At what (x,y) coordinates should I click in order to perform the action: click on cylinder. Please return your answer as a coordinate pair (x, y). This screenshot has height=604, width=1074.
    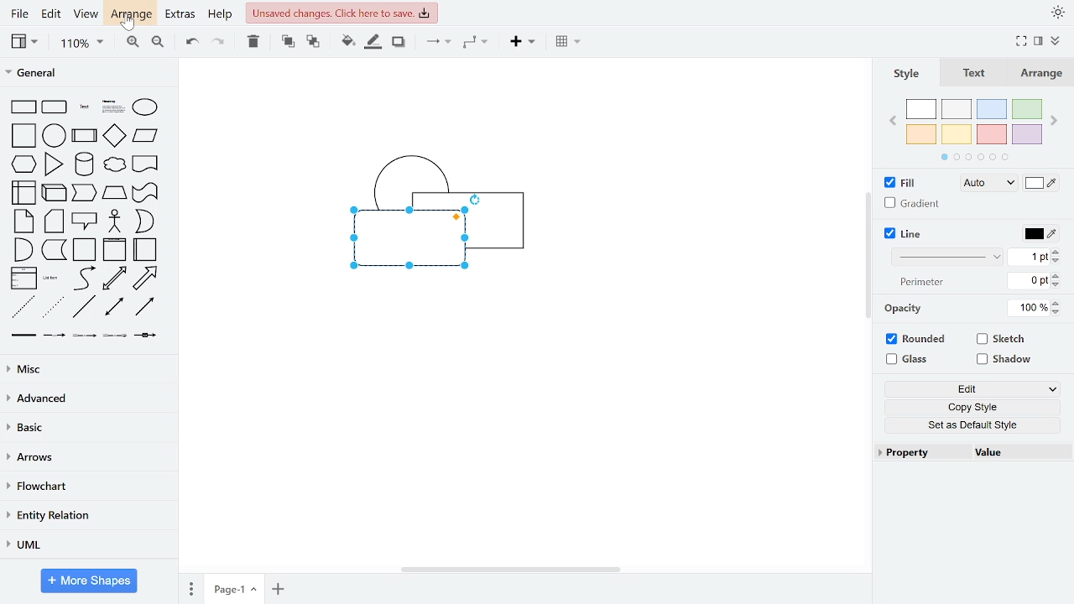
    Looking at the image, I should click on (84, 165).